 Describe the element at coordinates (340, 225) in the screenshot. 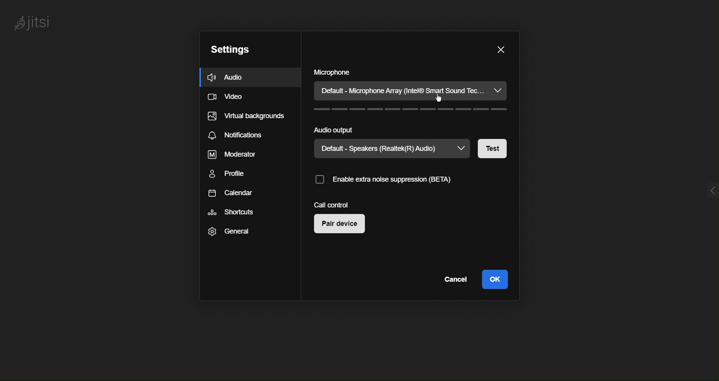

I see `Pair device` at that location.